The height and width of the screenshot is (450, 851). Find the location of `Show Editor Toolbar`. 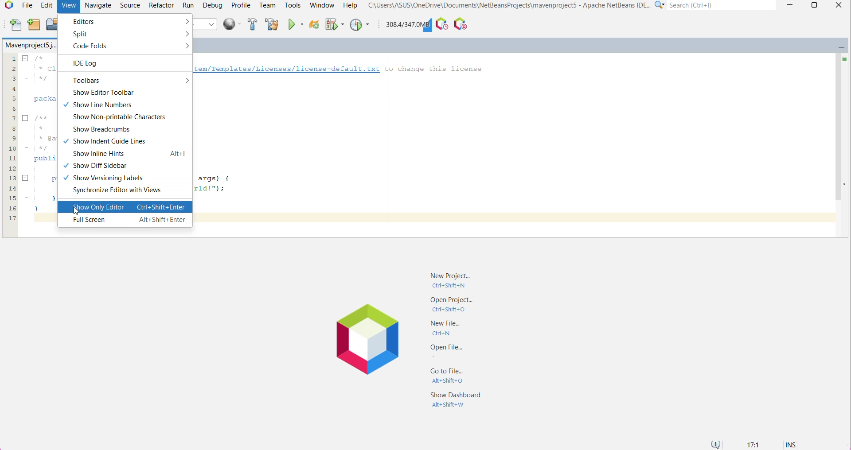

Show Editor Toolbar is located at coordinates (107, 93).